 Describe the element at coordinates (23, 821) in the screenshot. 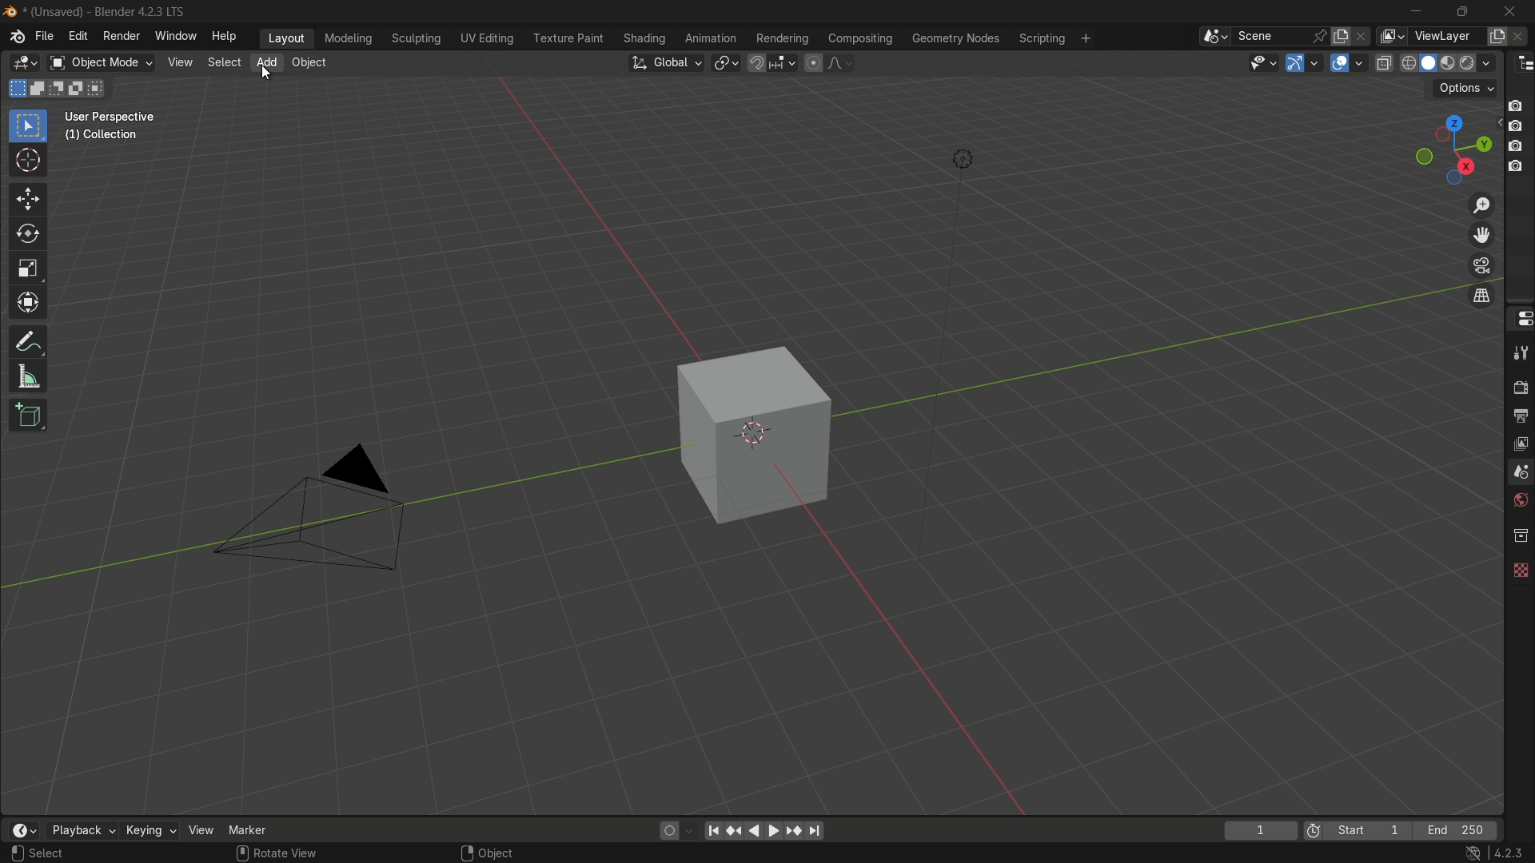

I see `timeline` at that location.